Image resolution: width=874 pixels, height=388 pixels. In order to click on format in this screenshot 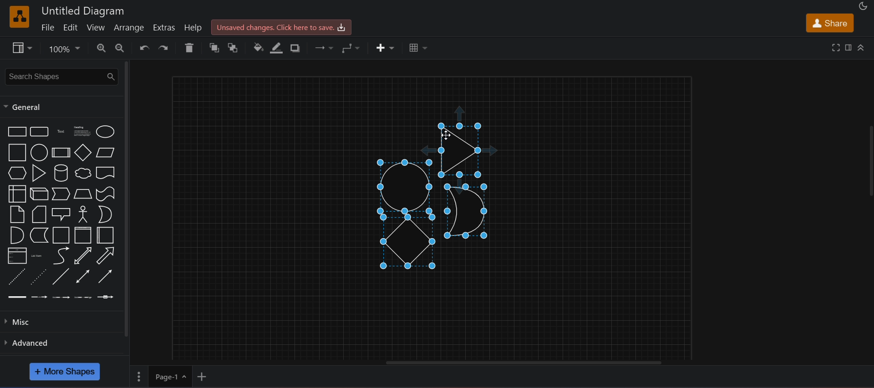, I will do `click(849, 47)`.